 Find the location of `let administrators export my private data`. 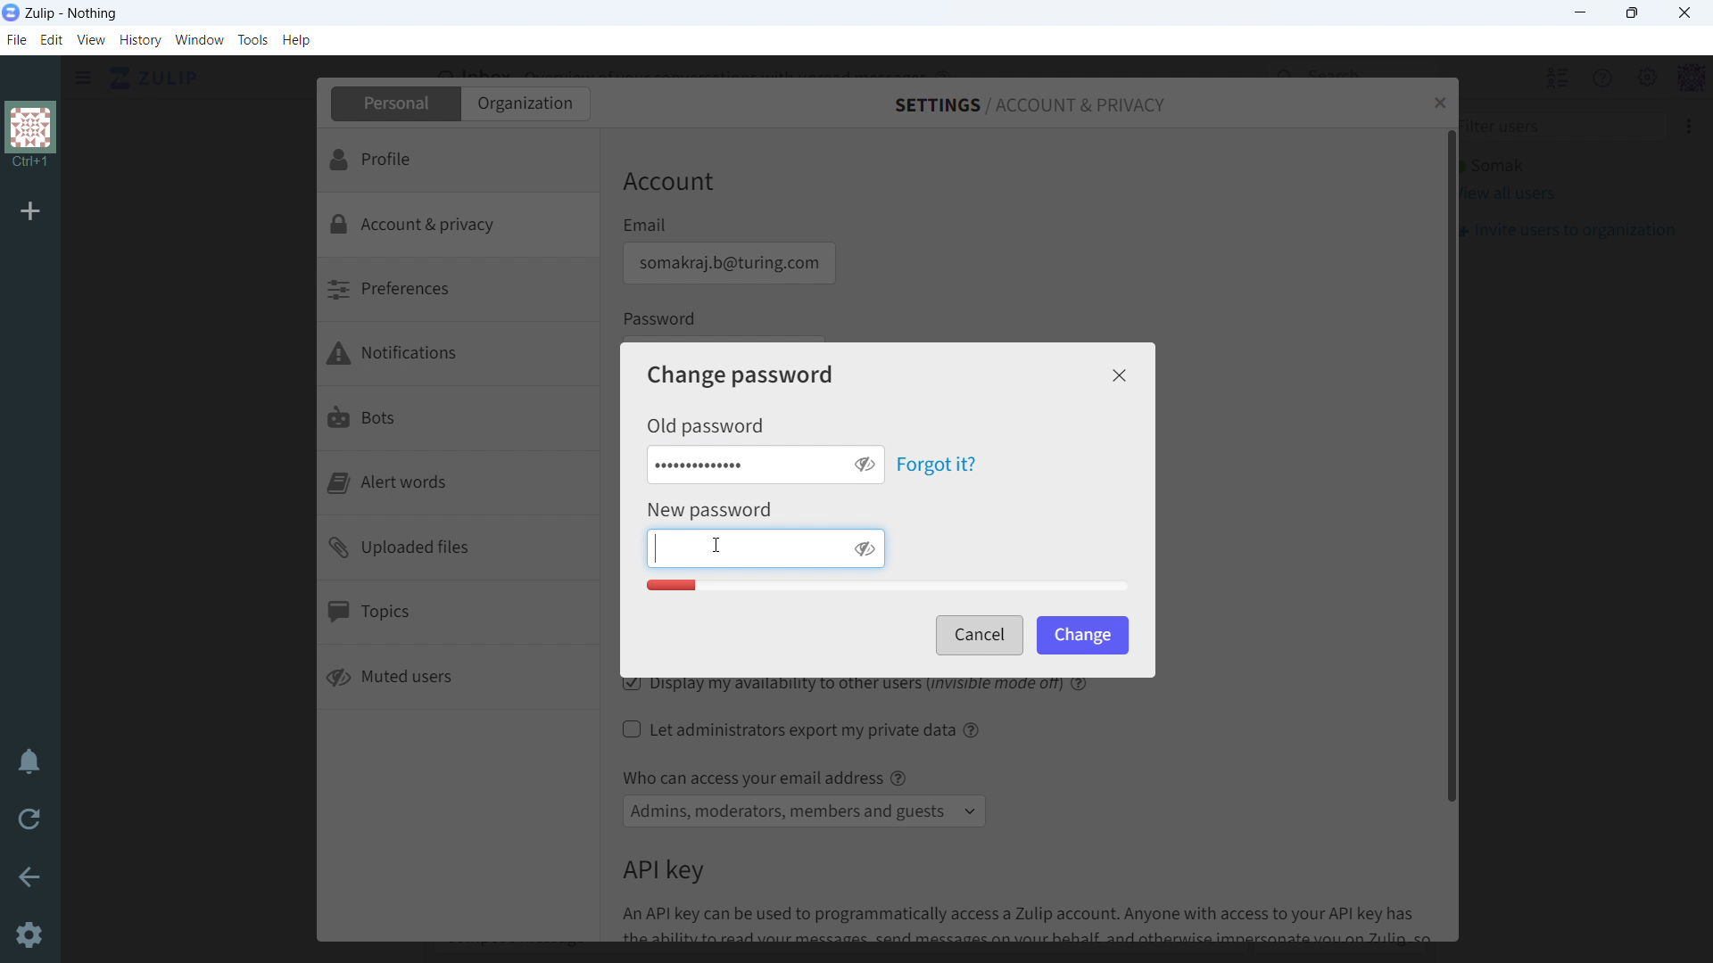

let administrators export my private data is located at coordinates (789, 729).